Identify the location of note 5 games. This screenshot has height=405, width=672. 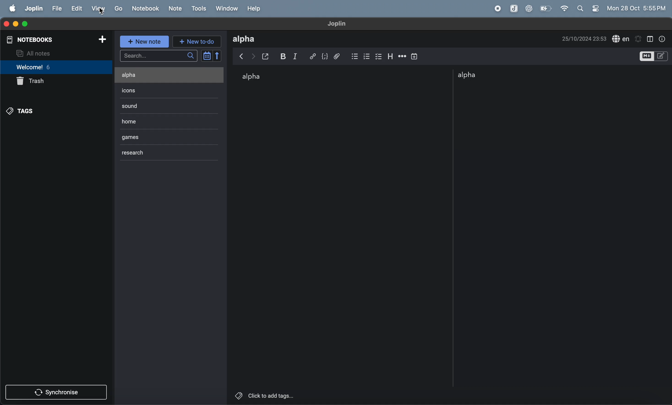
(155, 137).